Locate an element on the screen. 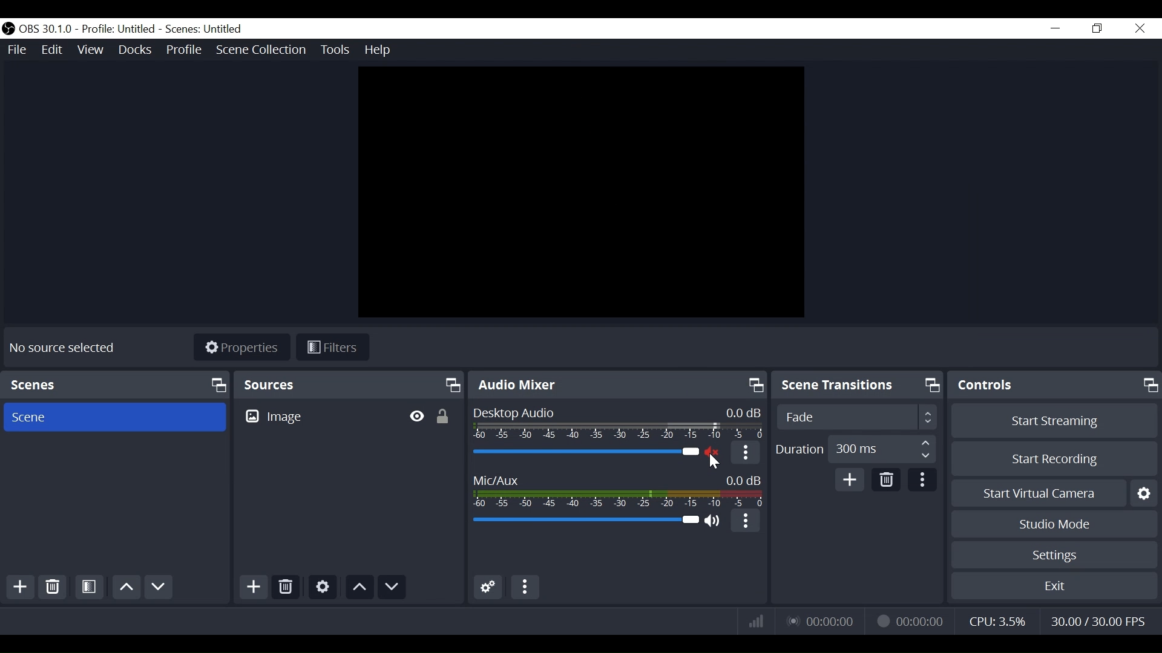  Select Scene Transition is located at coordinates (856, 417).